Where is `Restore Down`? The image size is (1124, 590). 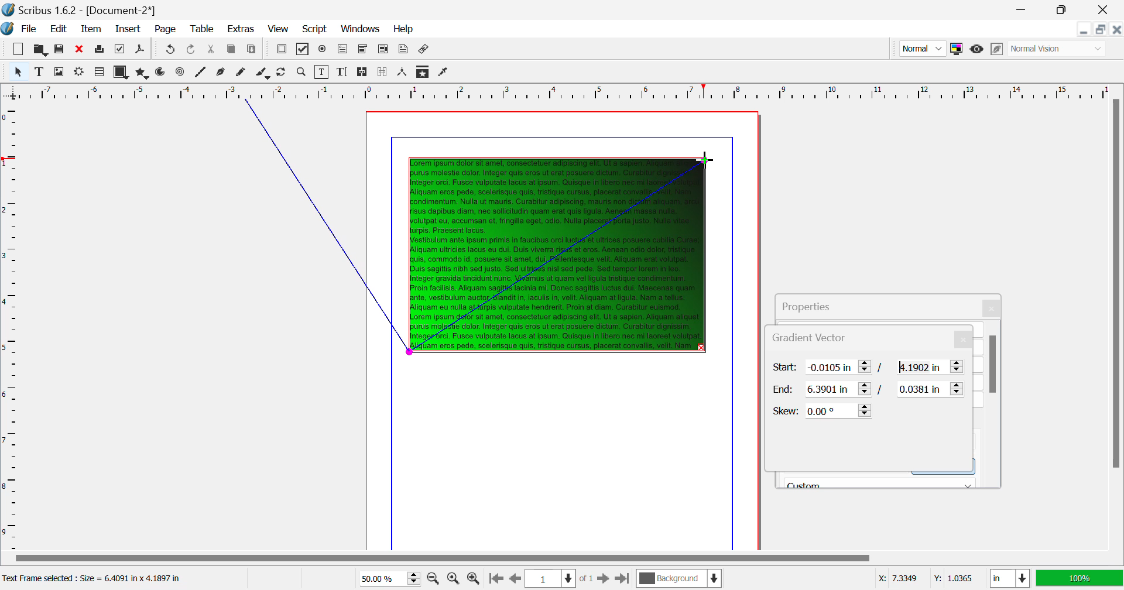 Restore Down is located at coordinates (1024, 10).